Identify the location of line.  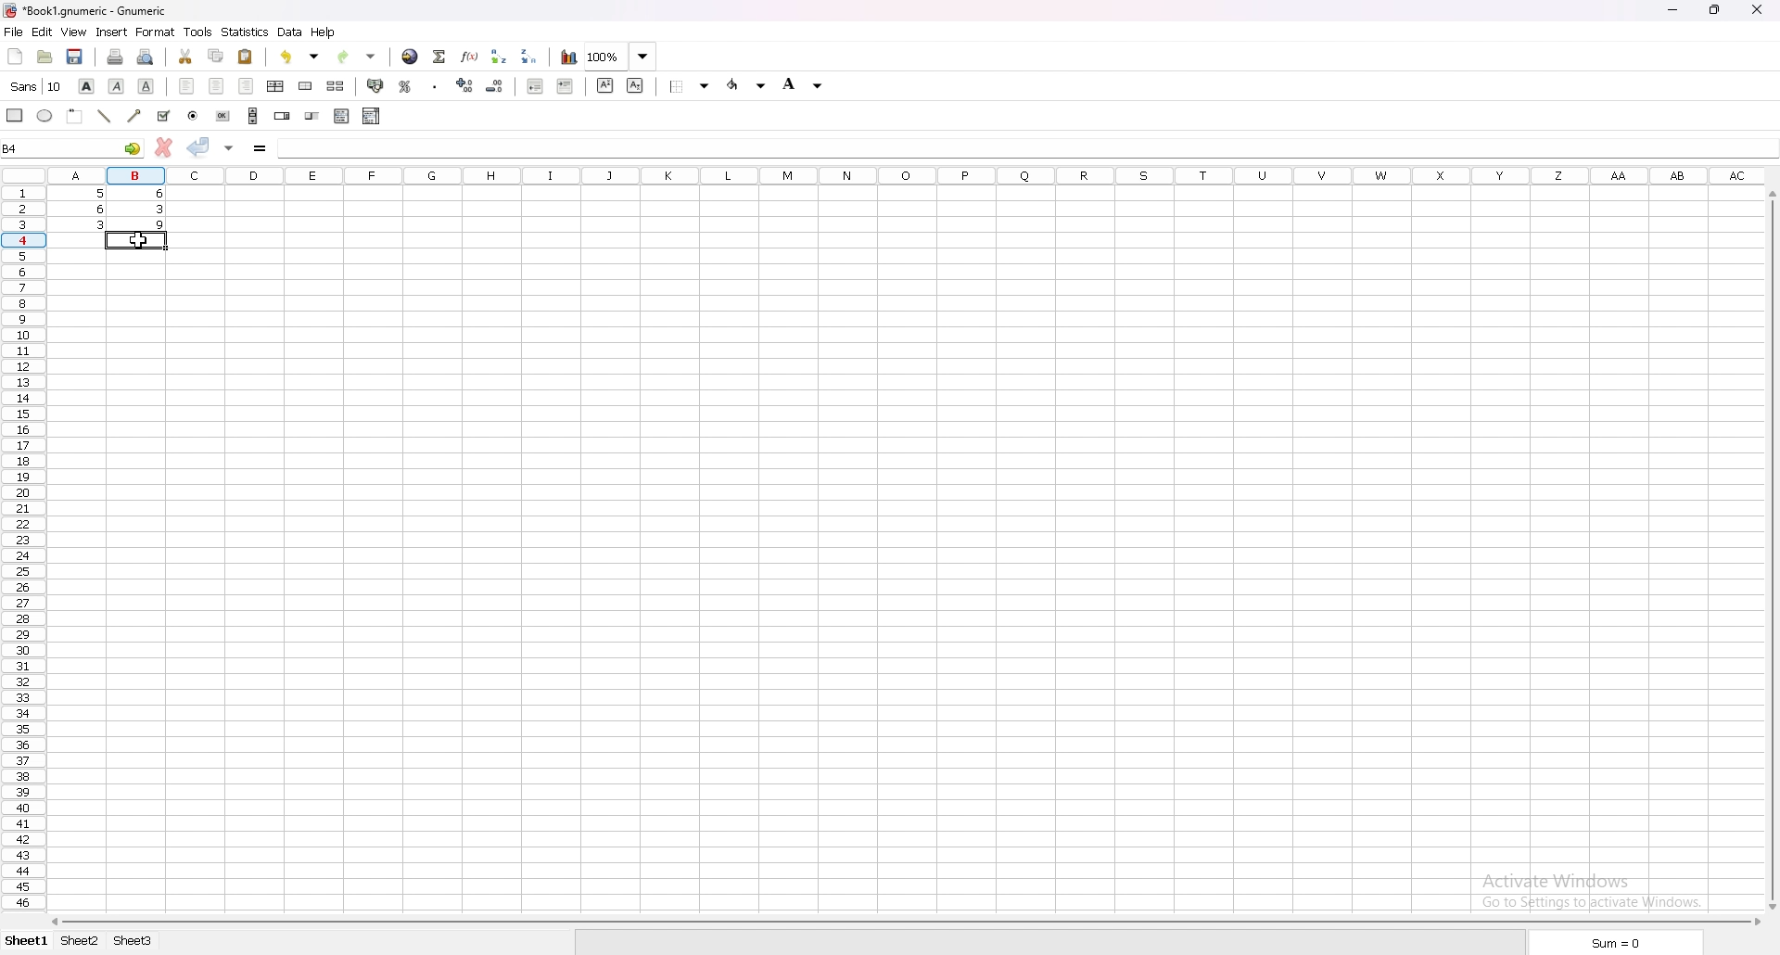
(103, 116).